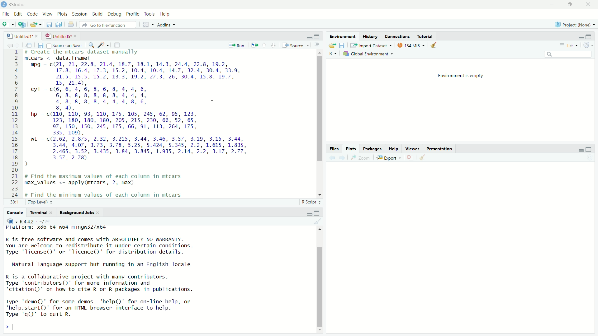  What do you see at coordinates (426, 36) in the screenshot?
I see `Tutorial` at bounding box center [426, 36].